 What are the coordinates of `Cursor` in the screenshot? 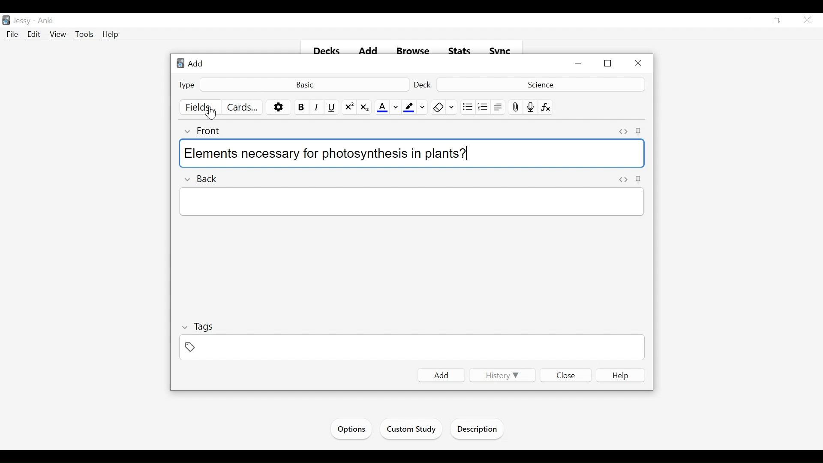 It's located at (211, 114).